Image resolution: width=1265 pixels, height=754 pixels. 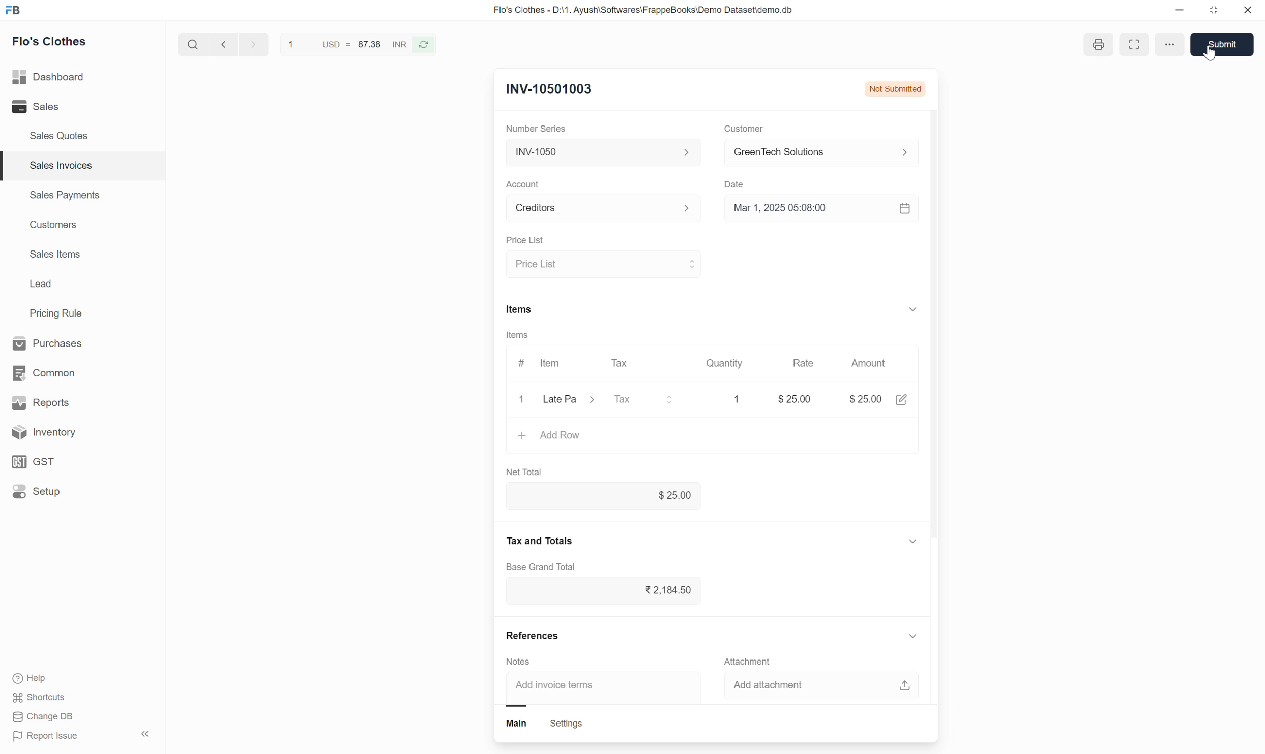 What do you see at coordinates (73, 495) in the screenshot?
I see `Setup` at bounding box center [73, 495].